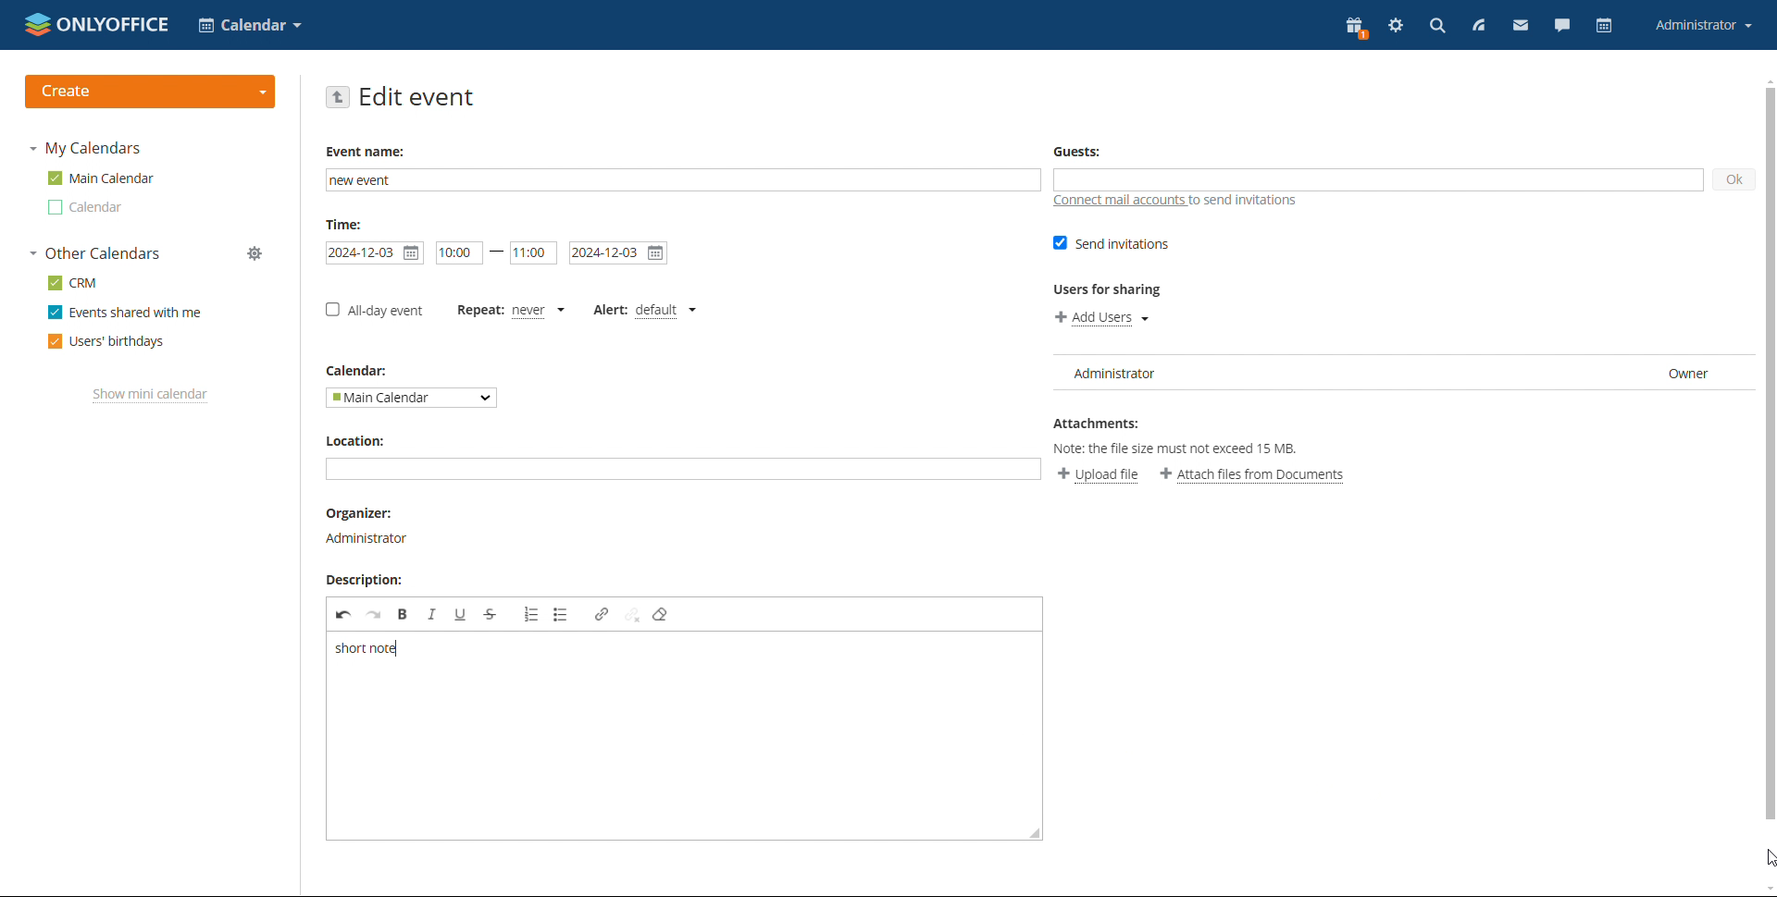 The height and width of the screenshot is (897, 1777). What do you see at coordinates (682, 469) in the screenshot?
I see `add location` at bounding box center [682, 469].